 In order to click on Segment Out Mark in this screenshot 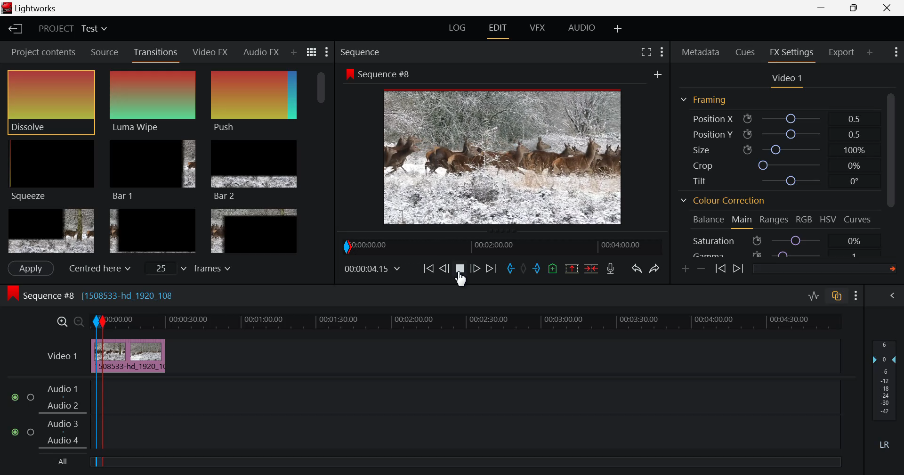, I will do `click(108, 393)`.